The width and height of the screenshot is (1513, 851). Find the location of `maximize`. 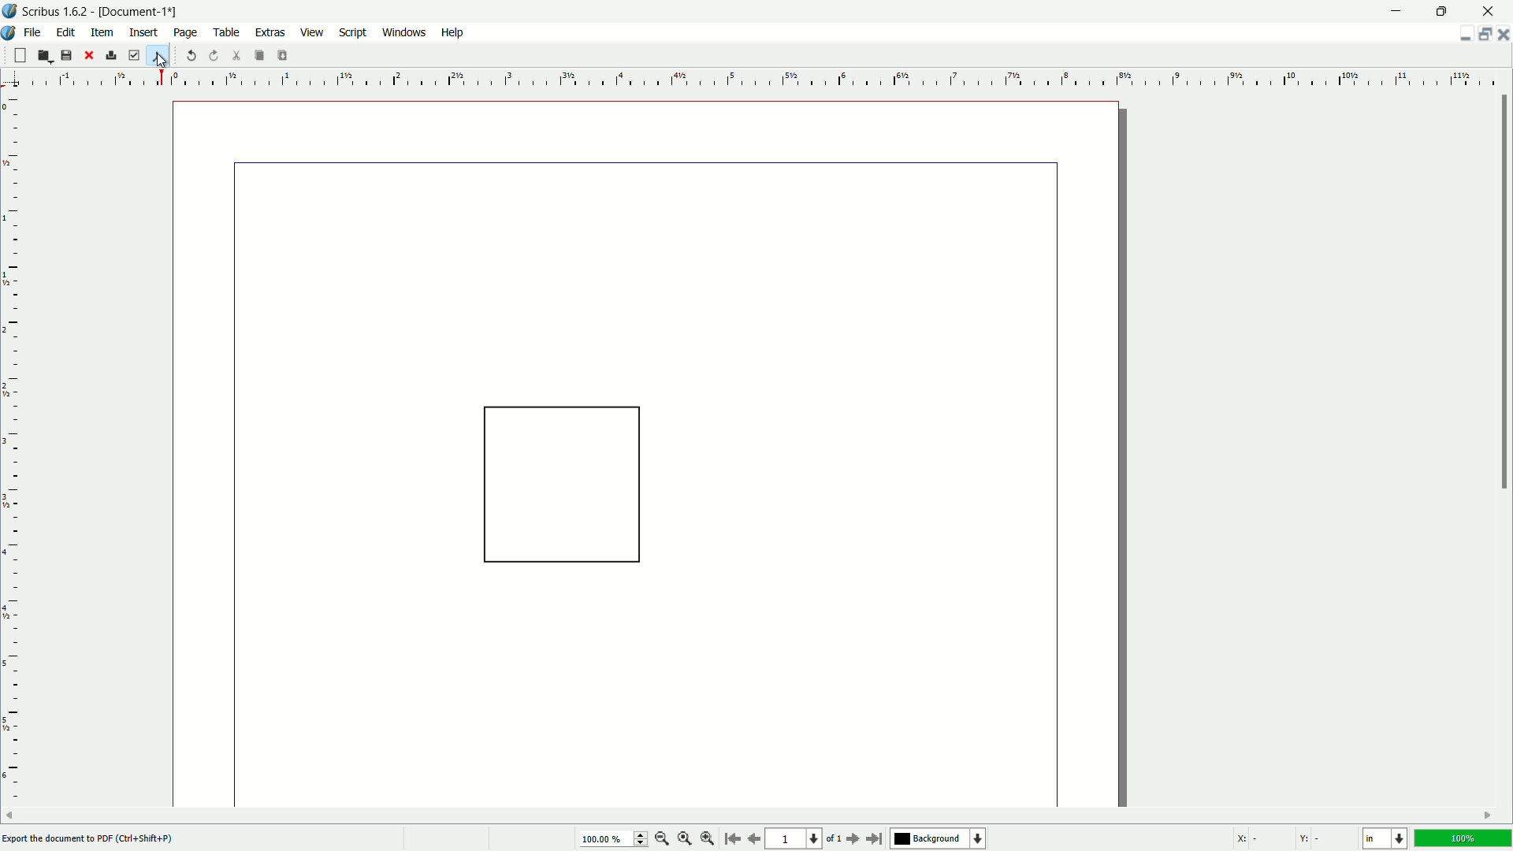

maximize is located at coordinates (1440, 12).